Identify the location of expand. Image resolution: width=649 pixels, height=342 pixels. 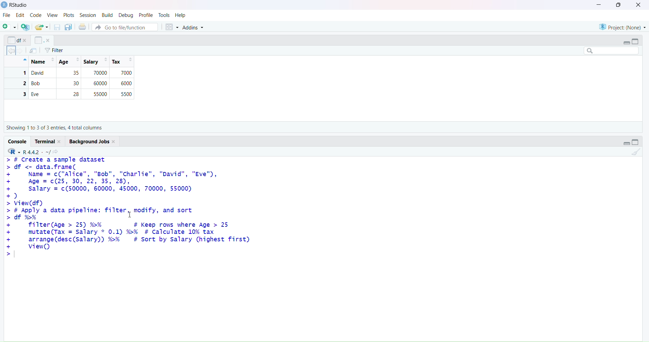
(623, 42).